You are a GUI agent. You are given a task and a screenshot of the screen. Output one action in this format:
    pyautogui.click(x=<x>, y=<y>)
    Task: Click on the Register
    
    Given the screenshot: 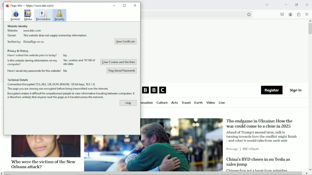 What is the action you would take?
    pyautogui.click(x=272, y=90)
    